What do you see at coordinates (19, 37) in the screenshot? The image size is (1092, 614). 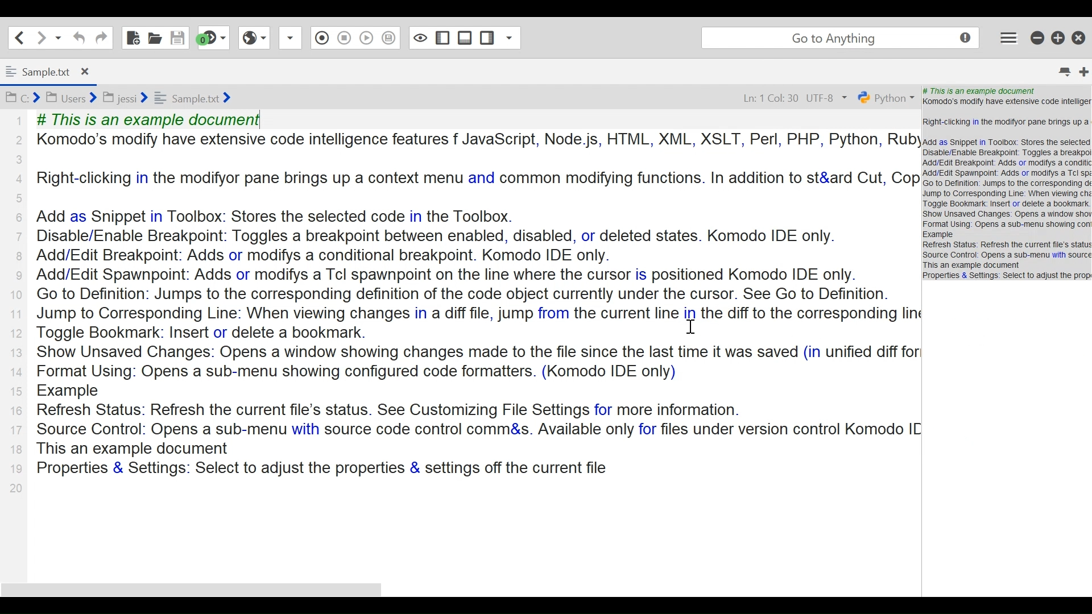 I see `Go back one location` at bounding box center [19, 37].